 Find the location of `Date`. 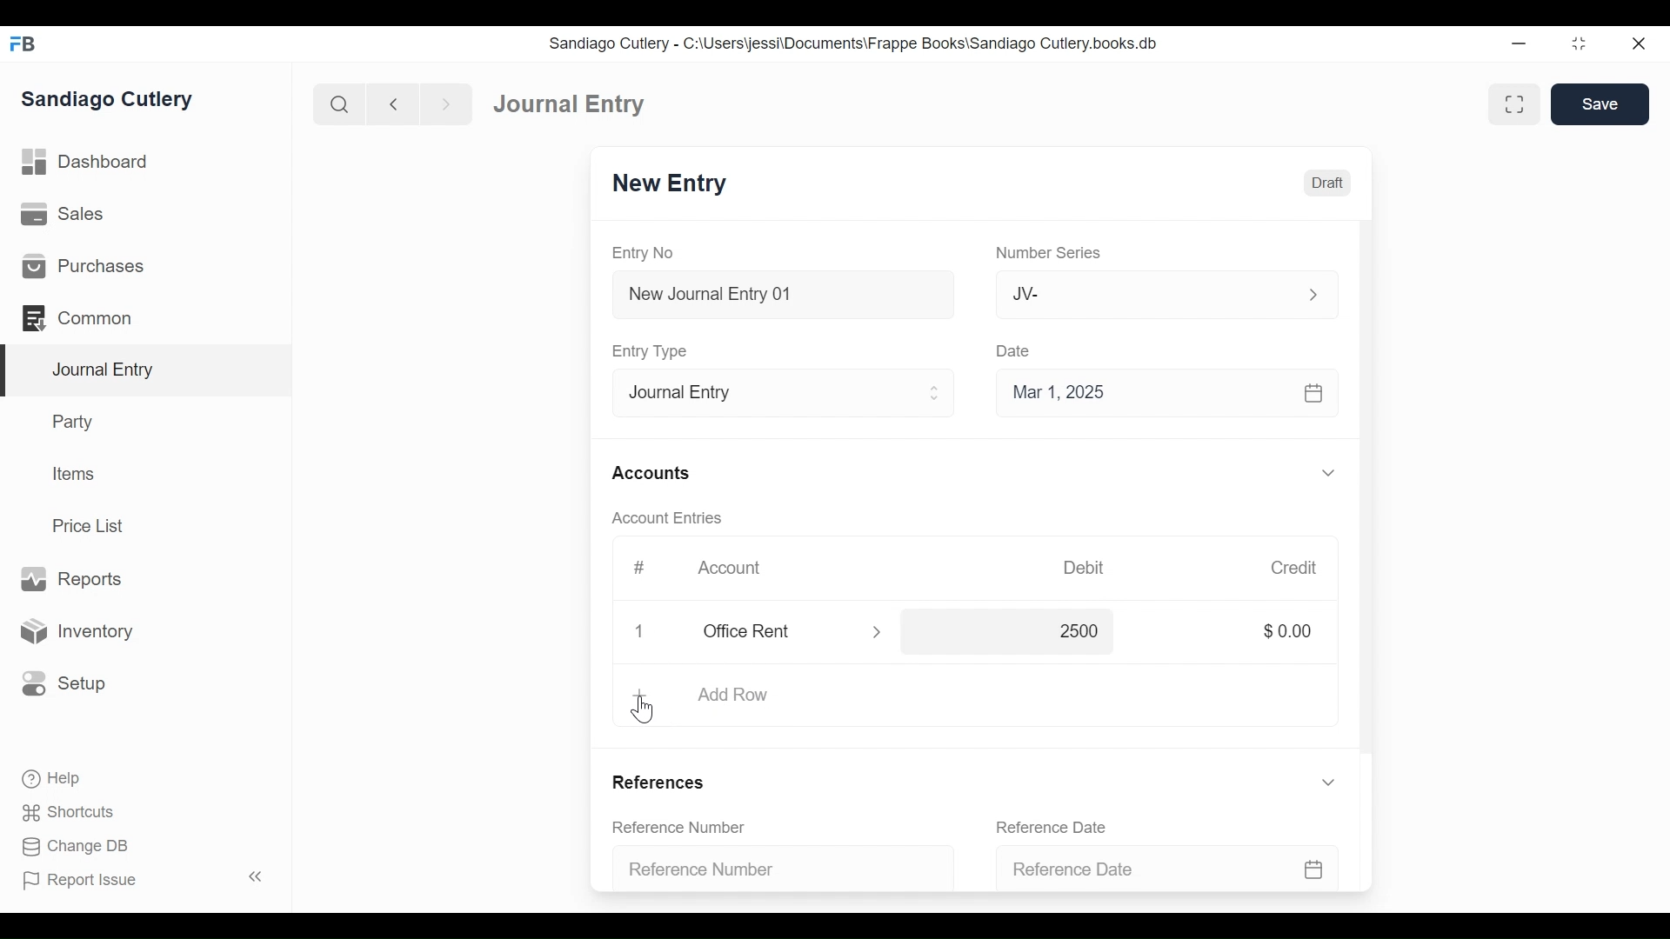

Date is located at coordinates (1014, 350).